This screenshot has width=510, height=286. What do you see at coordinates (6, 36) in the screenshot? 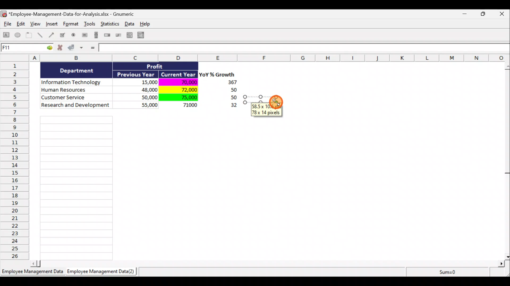
I see `Create a rectangle object` at bounding box center [6, 36].